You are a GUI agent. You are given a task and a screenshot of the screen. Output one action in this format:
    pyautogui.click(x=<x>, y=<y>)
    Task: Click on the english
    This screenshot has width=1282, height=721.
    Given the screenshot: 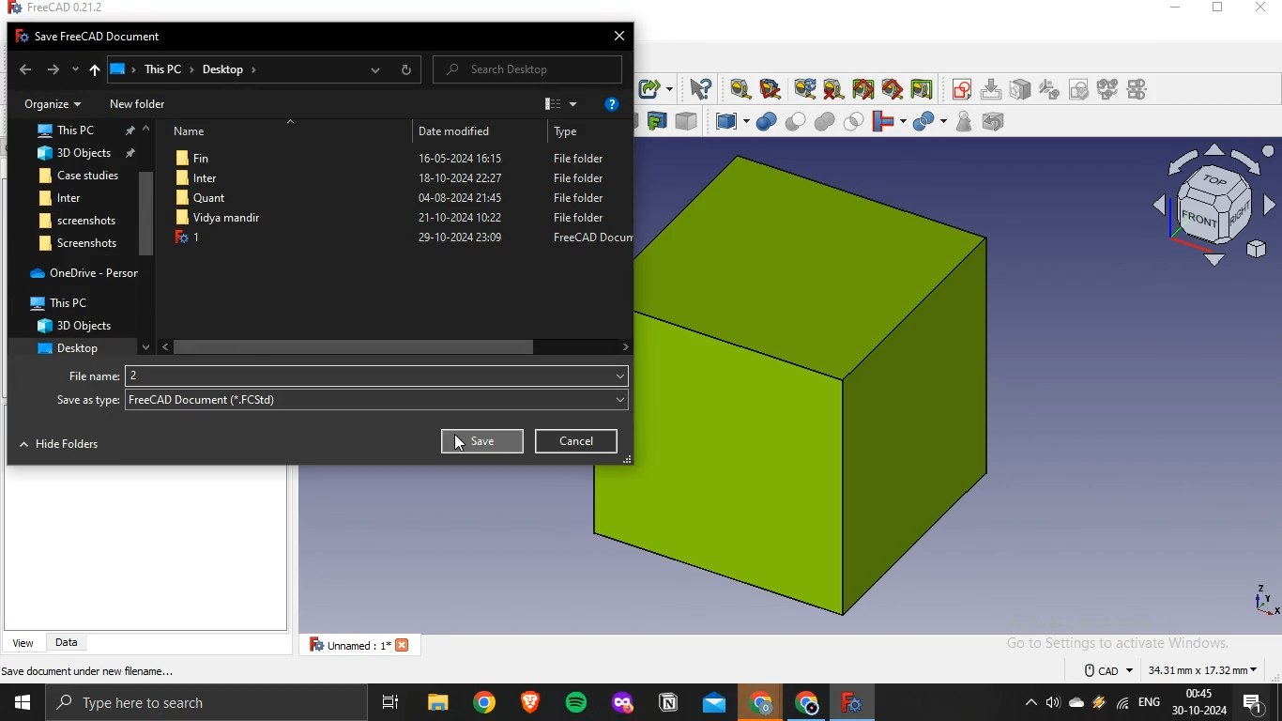 What is the action you would take?
    pyautogui.click(x=1152, y=705)
    